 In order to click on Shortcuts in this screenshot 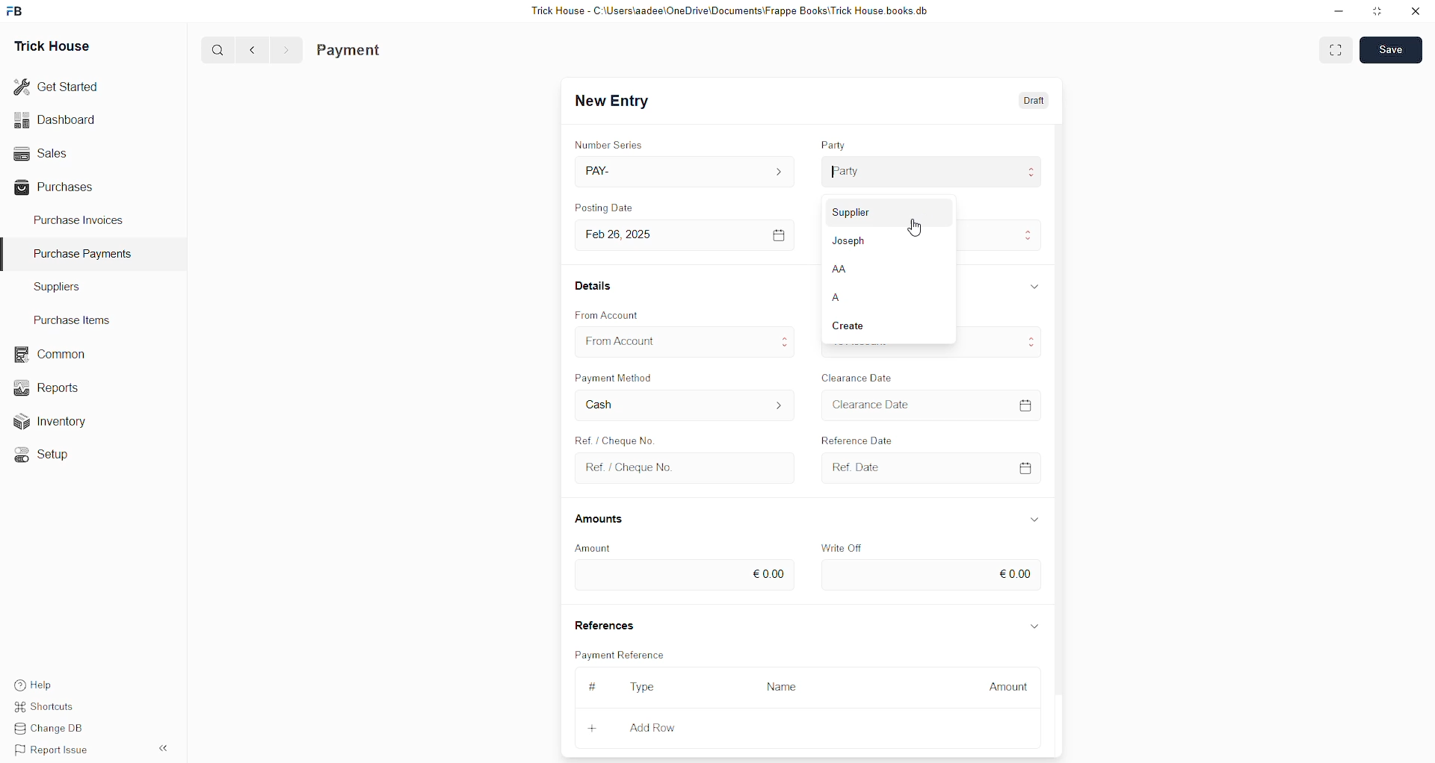, I will do `click(45, 707)`.